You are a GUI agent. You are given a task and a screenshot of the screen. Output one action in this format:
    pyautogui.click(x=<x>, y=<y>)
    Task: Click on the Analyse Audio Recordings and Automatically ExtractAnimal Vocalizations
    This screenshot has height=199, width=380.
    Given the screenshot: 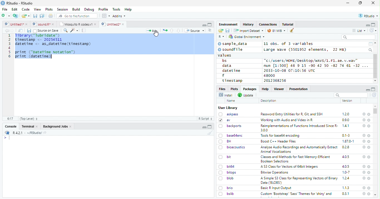 What is the action you would take?
    pyautogui.click(x=298, y=149)
    